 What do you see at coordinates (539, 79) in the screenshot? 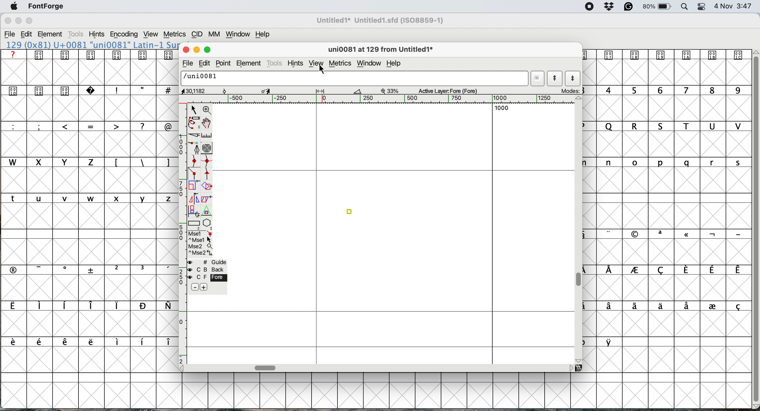
I see `word list` at bounding box center [539, 79].